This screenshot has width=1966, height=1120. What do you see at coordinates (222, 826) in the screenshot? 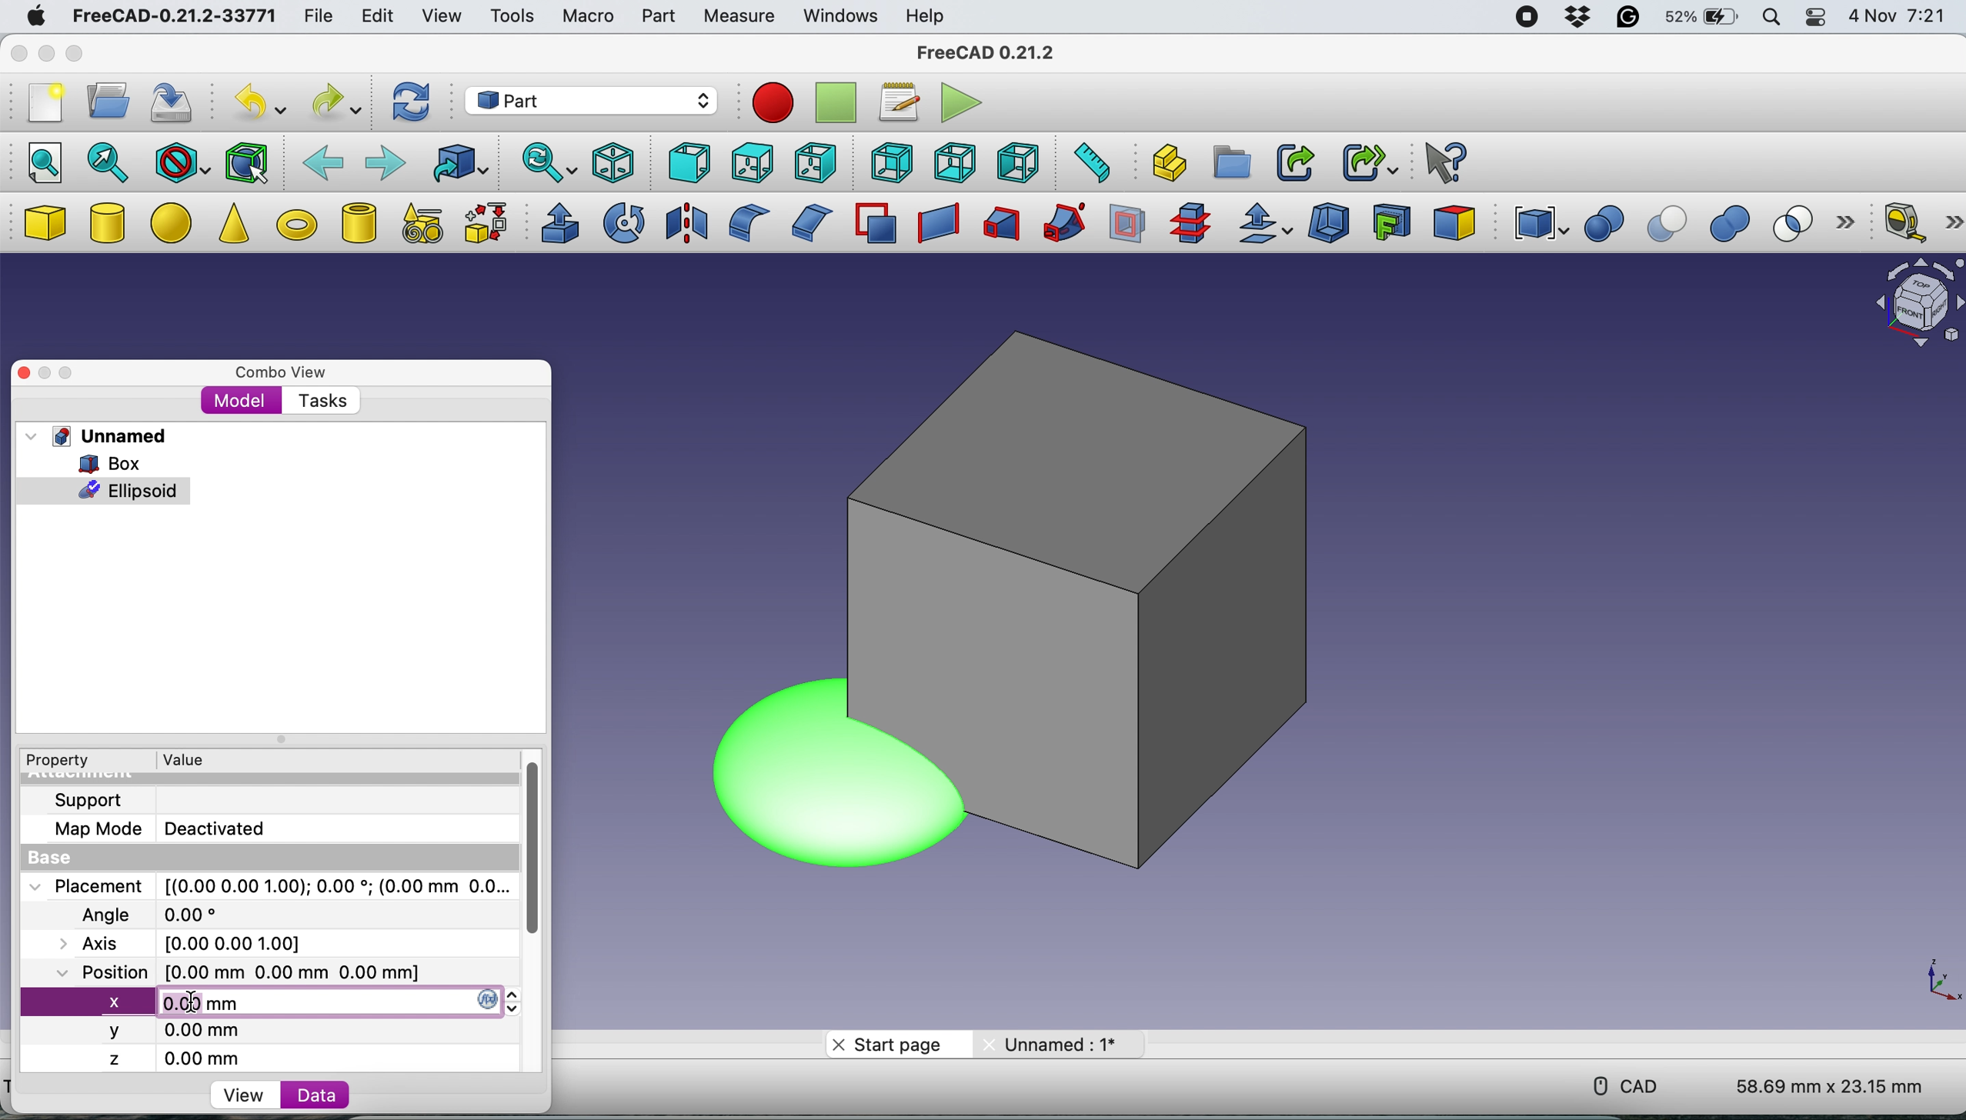
I see `Deactivated` at bounding box center [222, 826].